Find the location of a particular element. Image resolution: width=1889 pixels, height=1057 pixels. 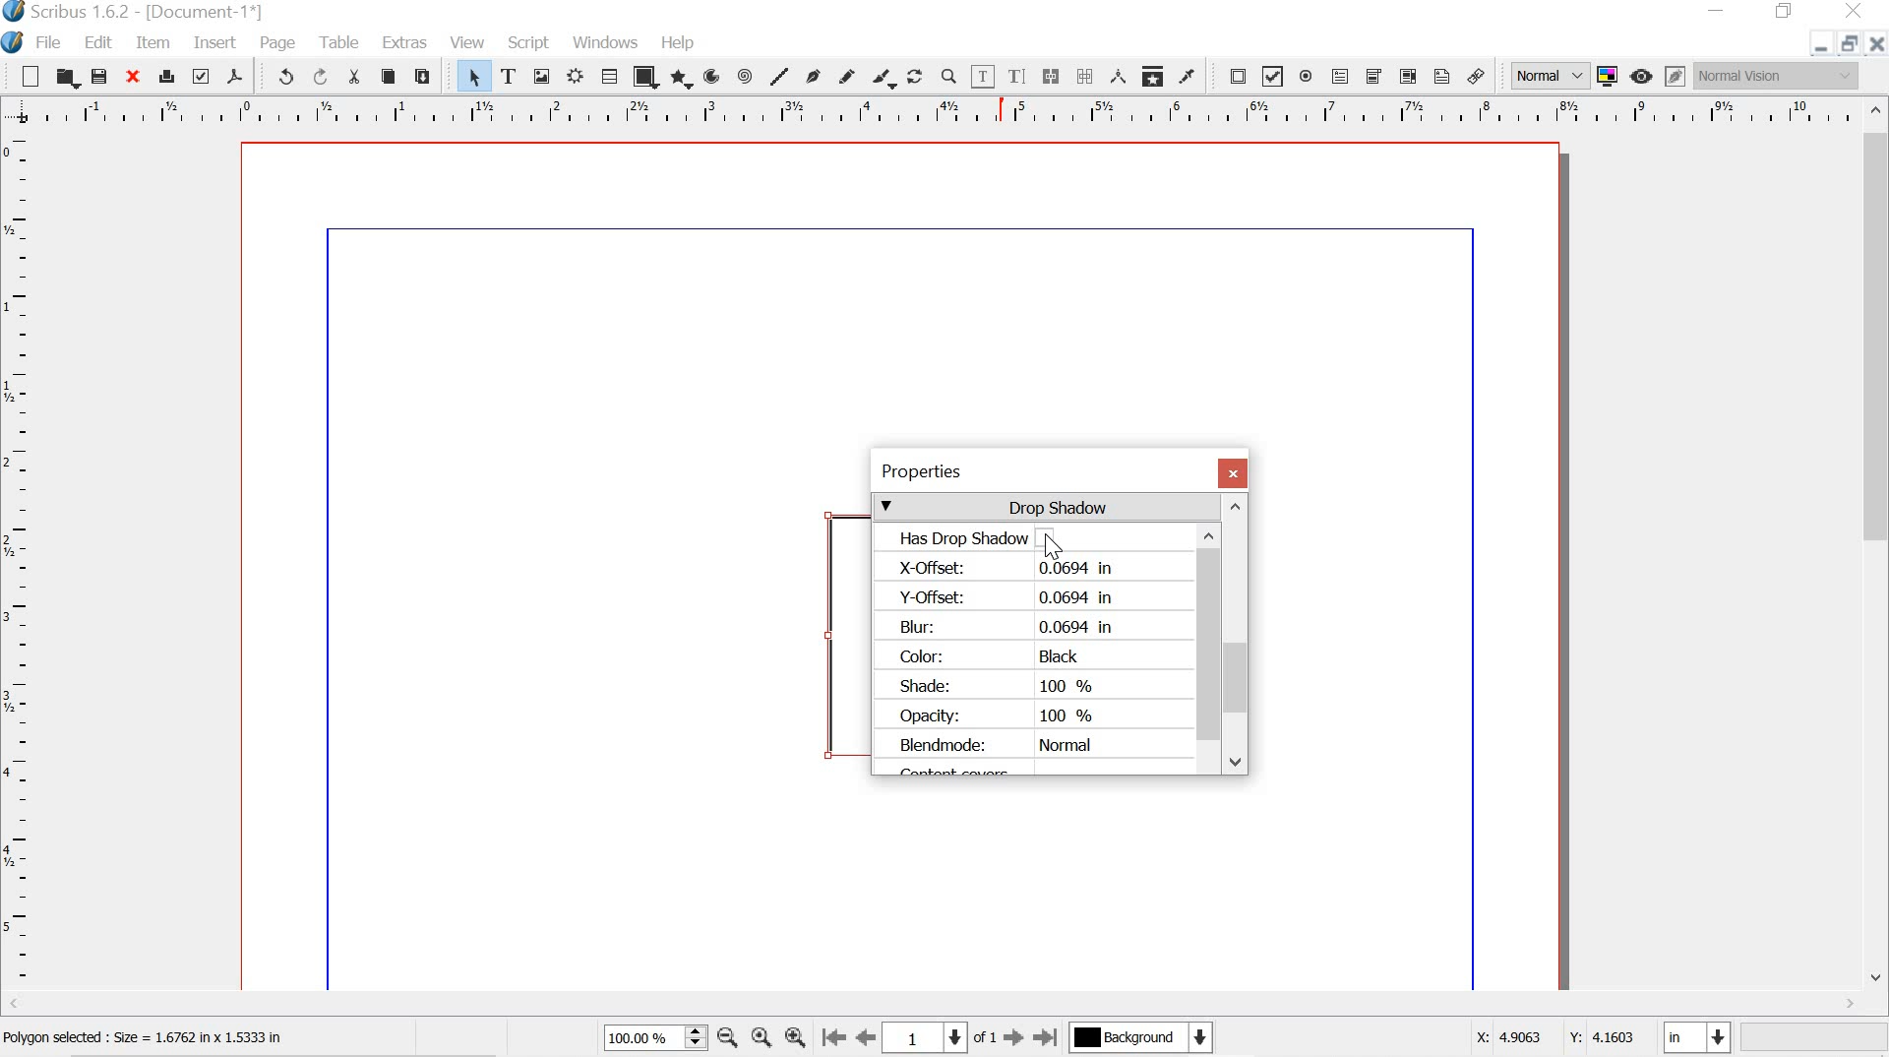

pdf combo box is located at coordinates (1371, 76).